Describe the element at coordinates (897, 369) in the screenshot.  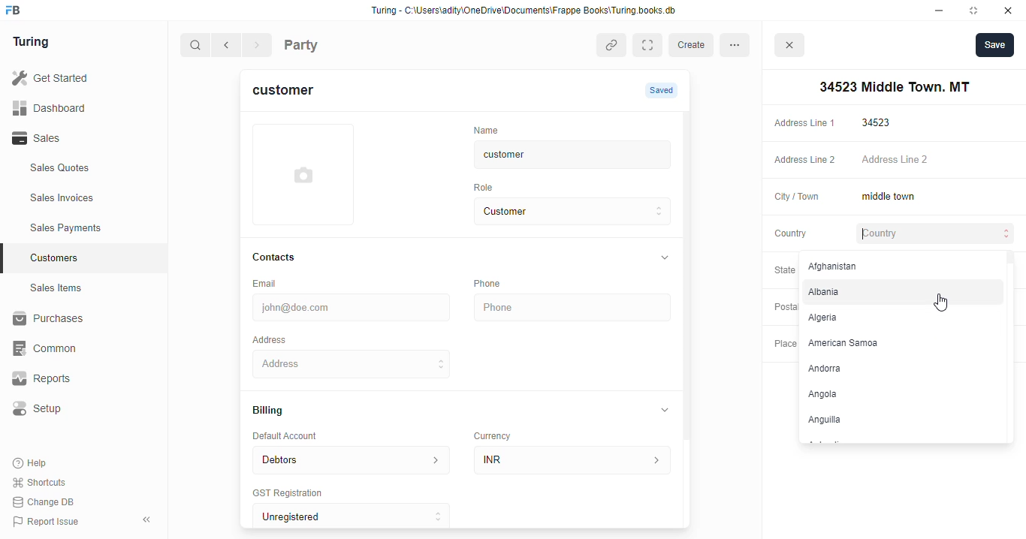
I see `‘Andorra` at that location.